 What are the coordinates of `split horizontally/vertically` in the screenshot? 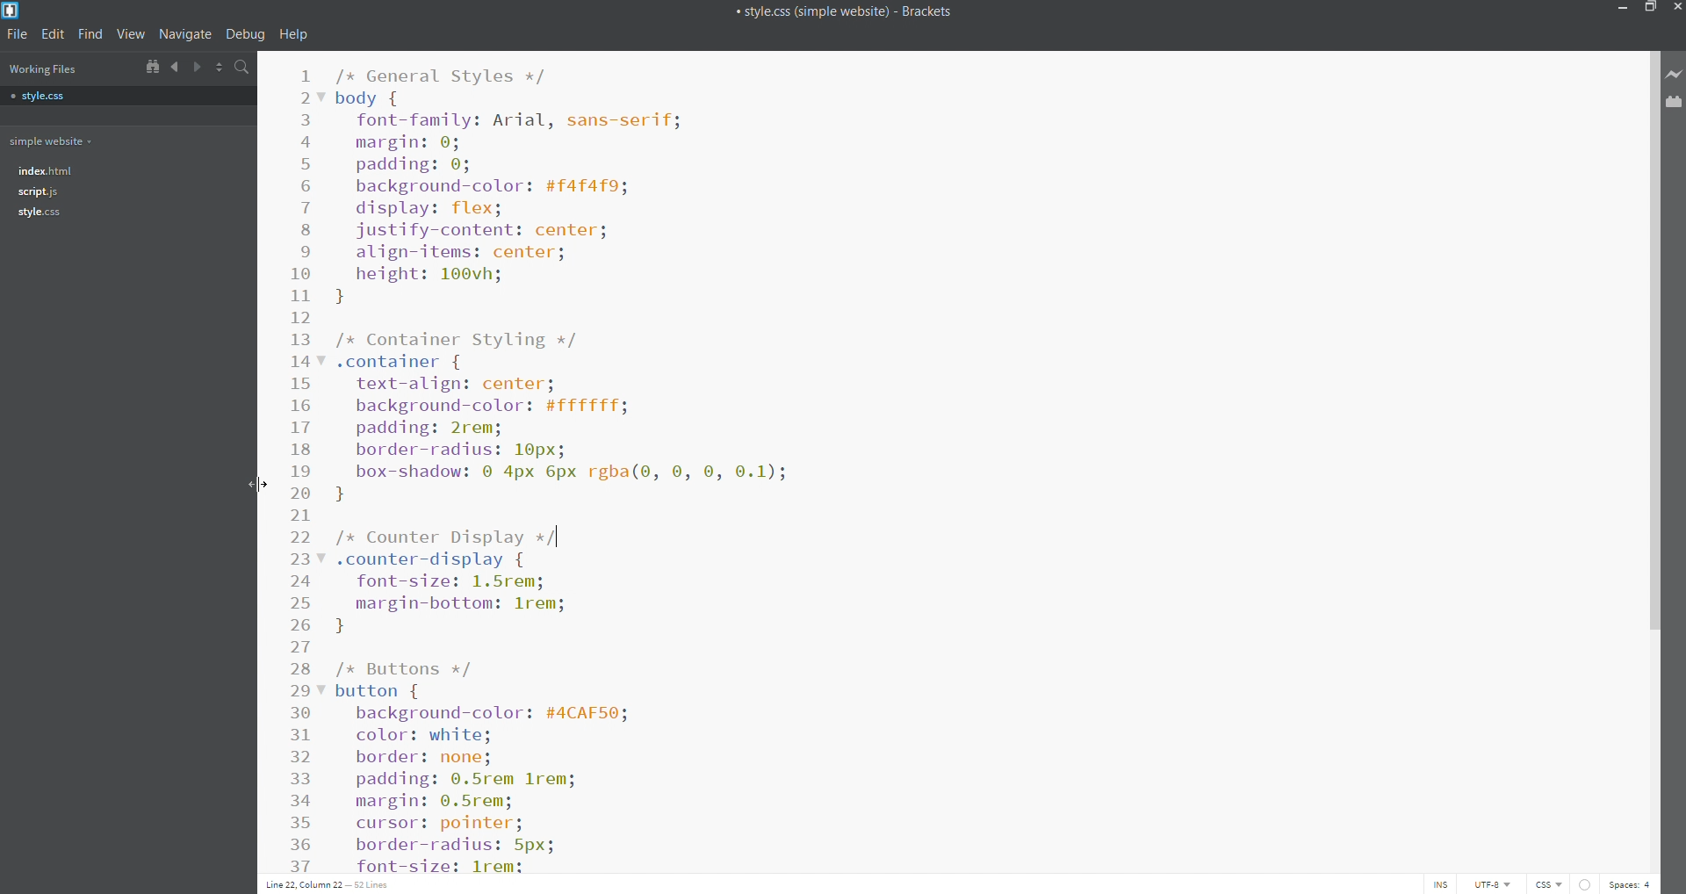 It's located at (219, 68).